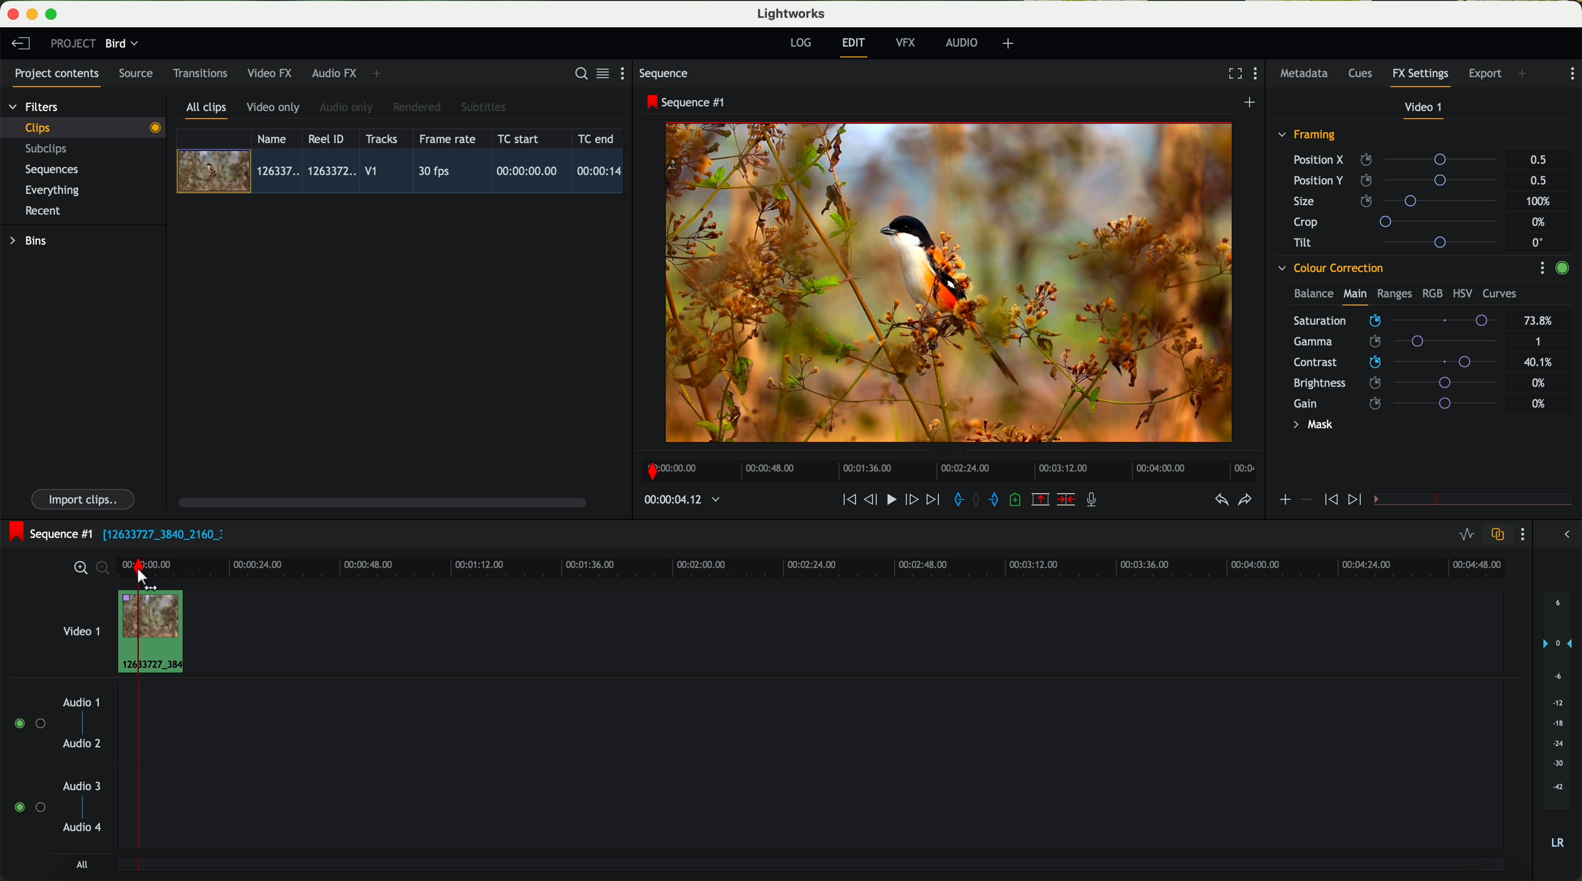 This screenshot has height=881, width=1582. What do you see at coordinates (932, 500) in the screenshot?
I see `move foward` at bounding box center [932, 500].